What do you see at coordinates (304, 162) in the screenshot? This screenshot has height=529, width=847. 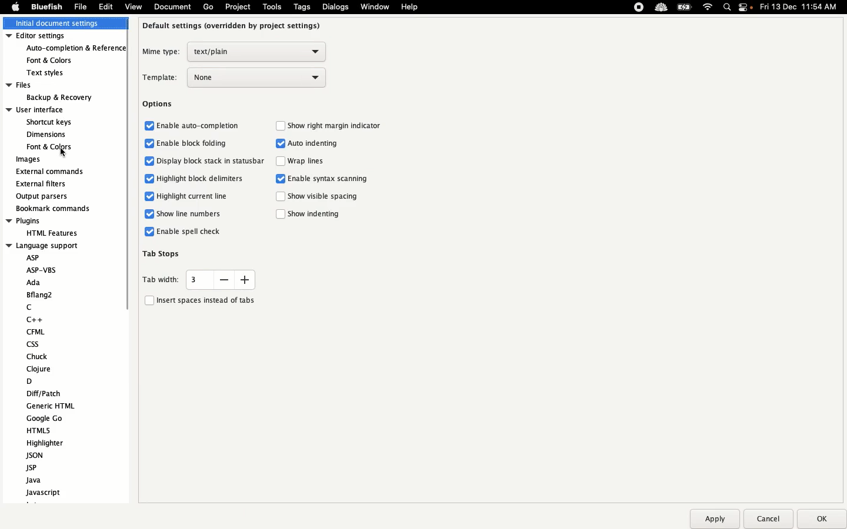 I see `Wrap lines` at bounding box center [304, 162].